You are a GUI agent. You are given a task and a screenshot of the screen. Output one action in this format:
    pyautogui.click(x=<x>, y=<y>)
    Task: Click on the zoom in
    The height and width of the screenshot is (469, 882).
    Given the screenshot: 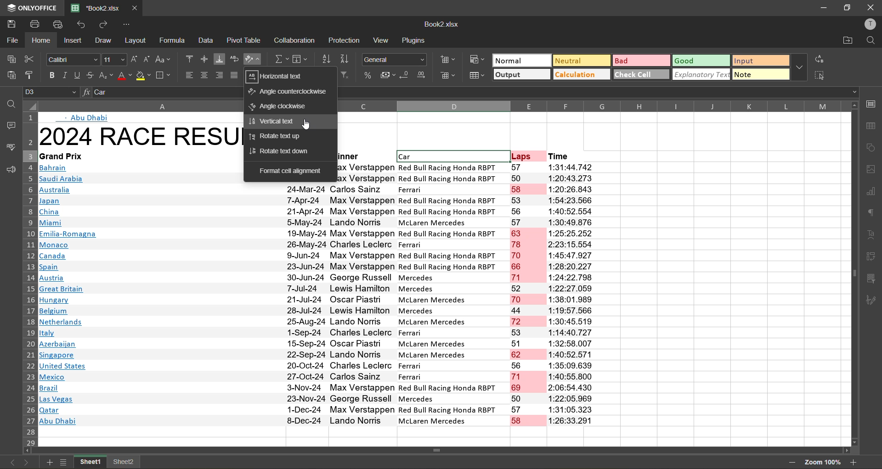 What is the action you would take?
    pyautogui.click(x=854, y=463)
    